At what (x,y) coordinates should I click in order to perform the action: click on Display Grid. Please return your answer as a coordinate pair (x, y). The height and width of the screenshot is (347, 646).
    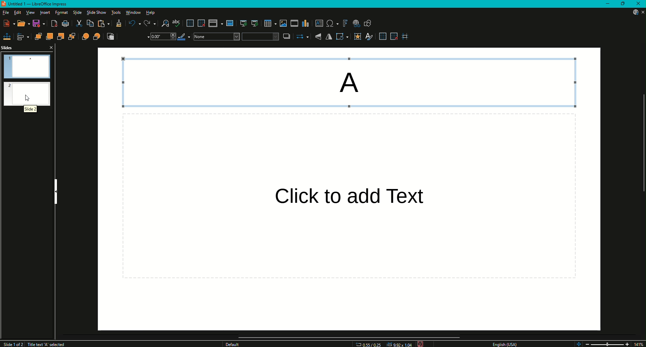
    Looking at the image, I should click on (382, 37).